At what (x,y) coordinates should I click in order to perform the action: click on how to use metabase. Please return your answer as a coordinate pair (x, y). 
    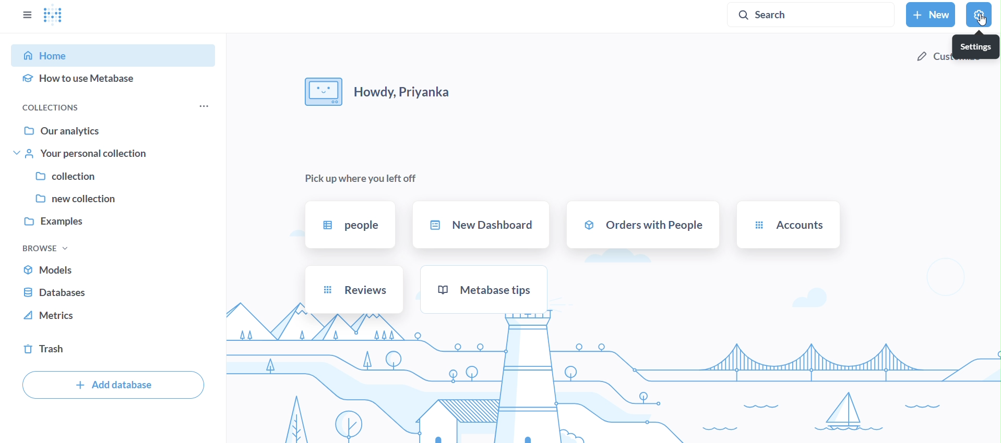
    Looking at the image, I should click on (115, 81).